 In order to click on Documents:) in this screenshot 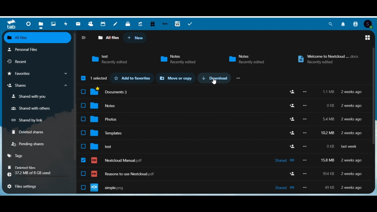, I will do `click(224, 92)`.